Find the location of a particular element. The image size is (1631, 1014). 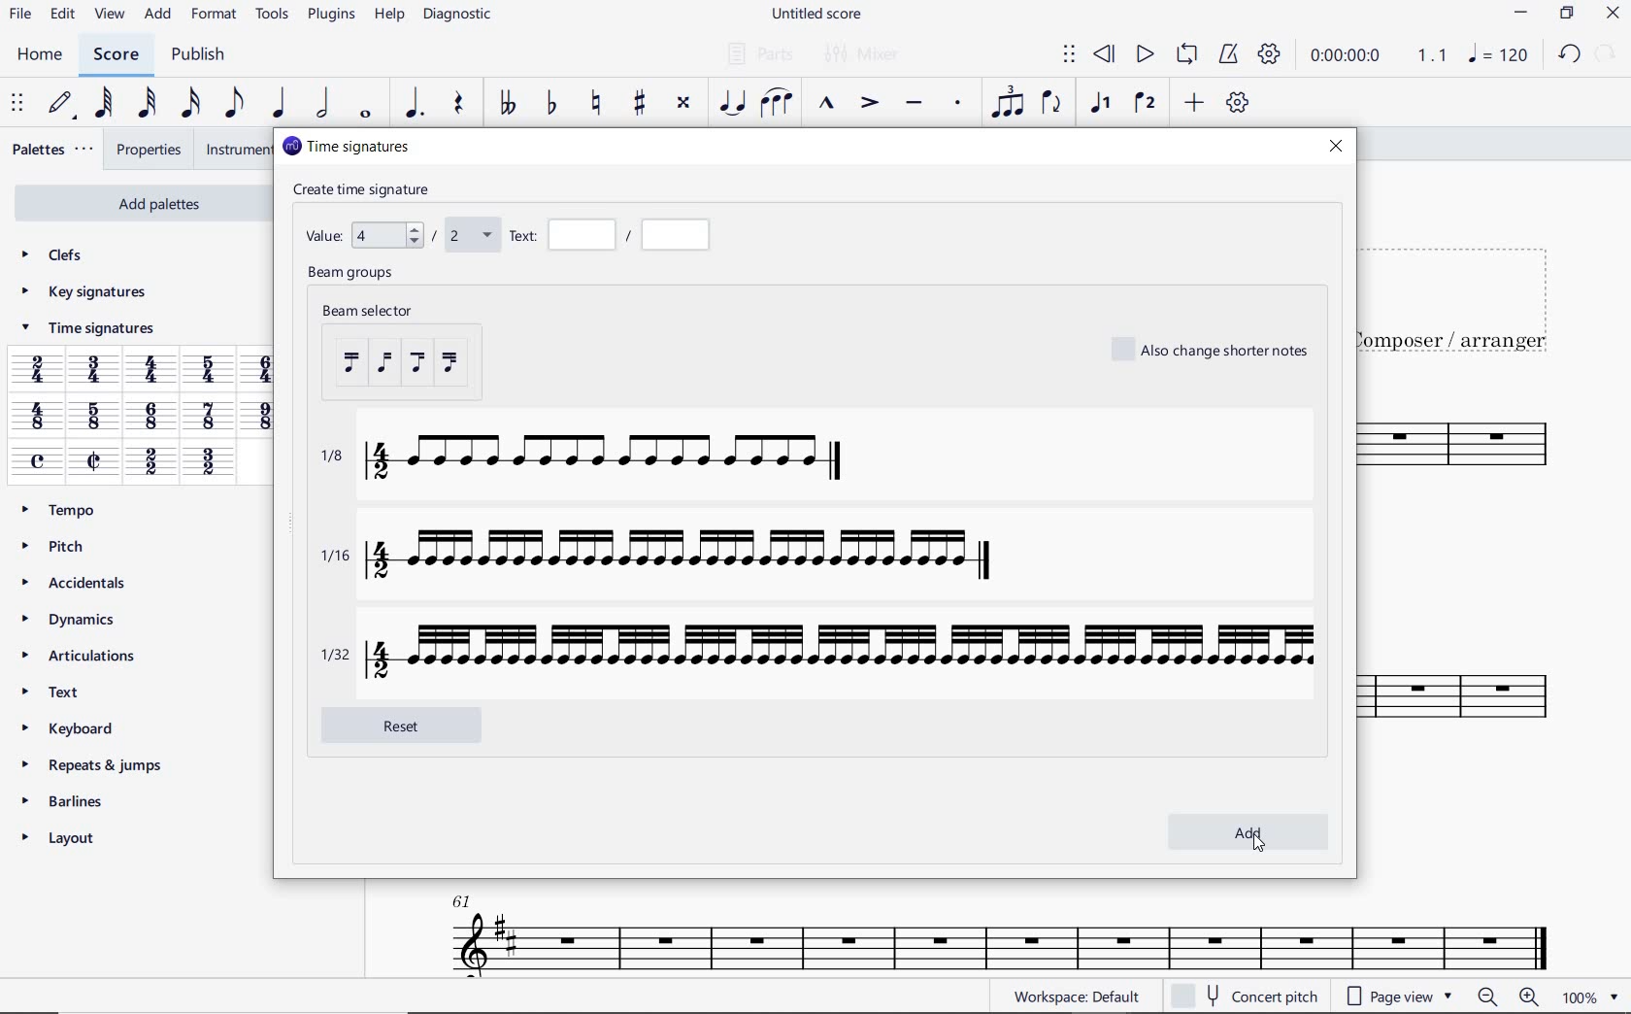

32ND NOTE is located at coordinates (148, 104).